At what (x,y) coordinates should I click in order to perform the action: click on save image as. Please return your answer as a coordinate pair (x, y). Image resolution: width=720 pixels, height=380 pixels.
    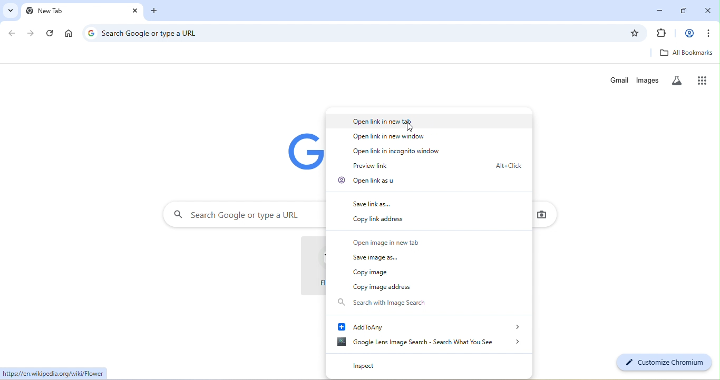
    Looking at the image, I should click on (376, 256).